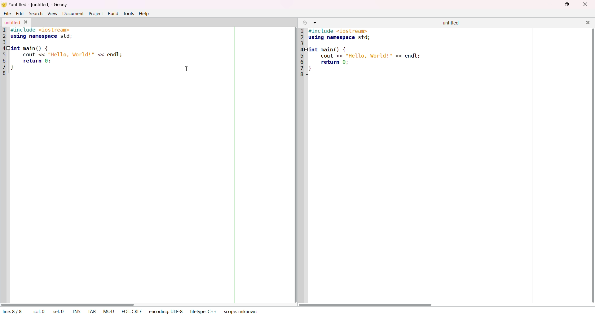 The width and height of the screenshot is (595, 315). What do you see at coordinates (92, 311) in the screenshot?
I see `TAB` at bounding box center [92, 311].